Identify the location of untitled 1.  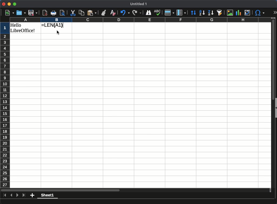
(139, 4).